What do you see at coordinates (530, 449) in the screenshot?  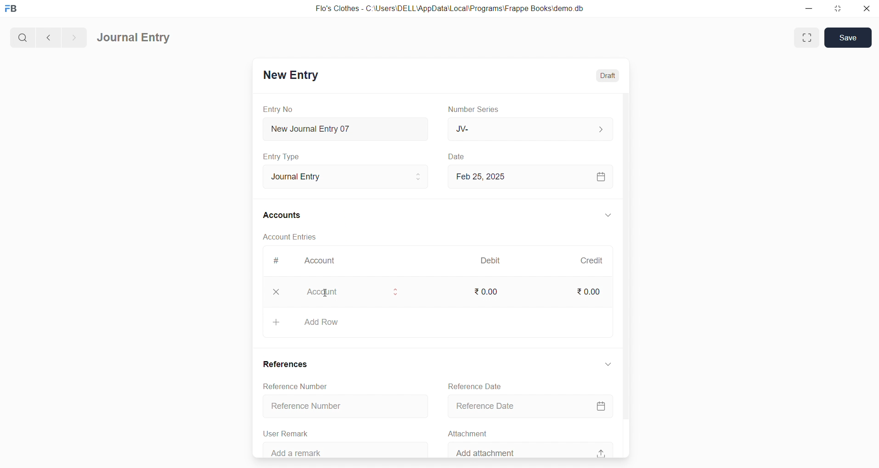 I see `Add attachment` at bounding box center [530, 449].